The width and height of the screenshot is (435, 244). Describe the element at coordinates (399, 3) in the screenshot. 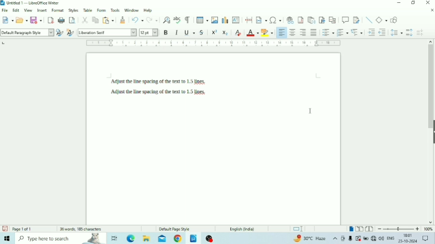

I see `Minimize` at that location.